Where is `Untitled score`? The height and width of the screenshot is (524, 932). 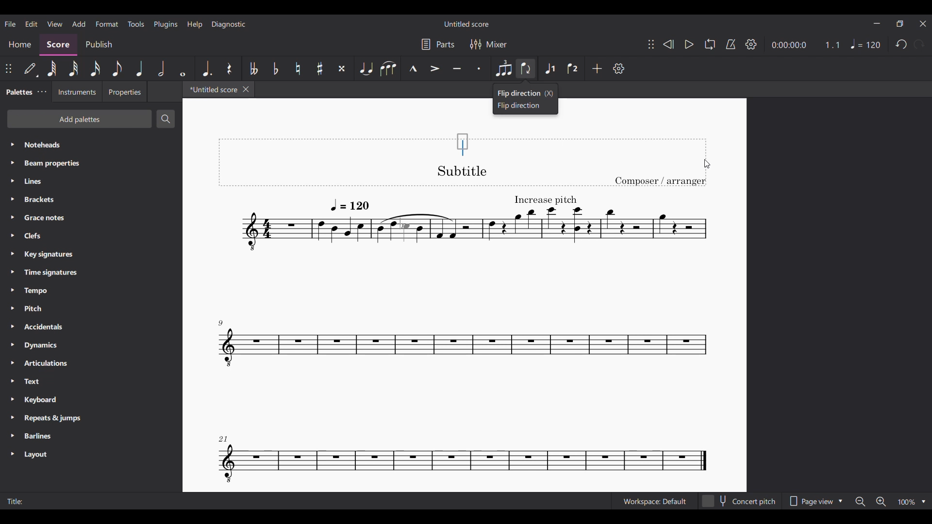 Untitled score is located at coordinates (466, 24).